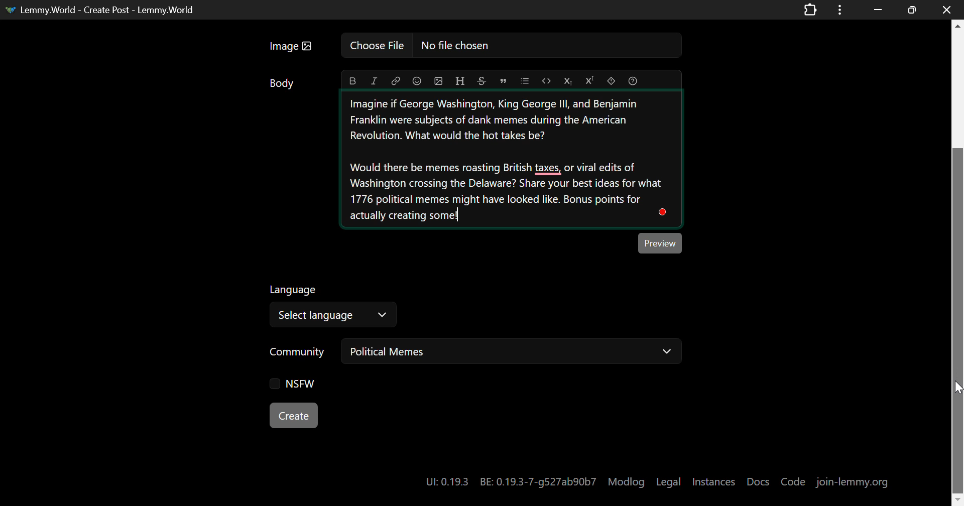  What do you see at coordinates (626, 482) in the screenshot?
I see `Modlog` at bounding box center [626, 482].